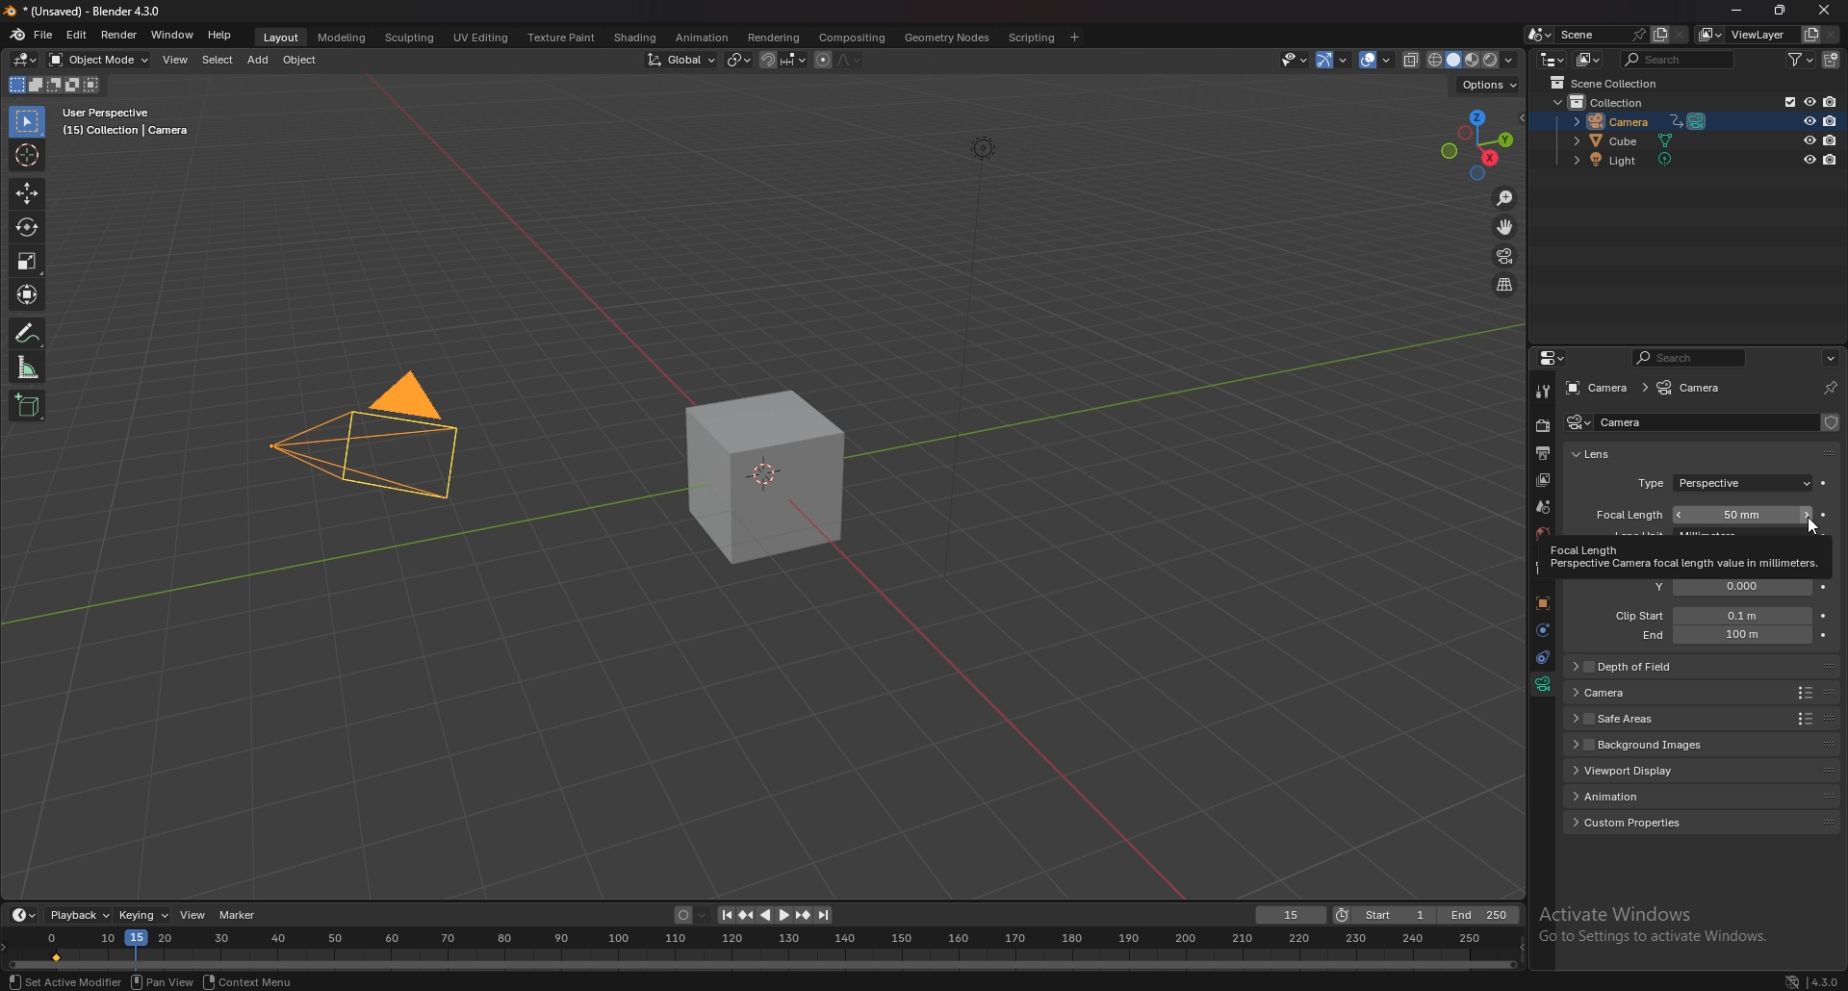  Describe the element at coordinates (1715, 633) in the screenshot. I see `clip end` at that location.